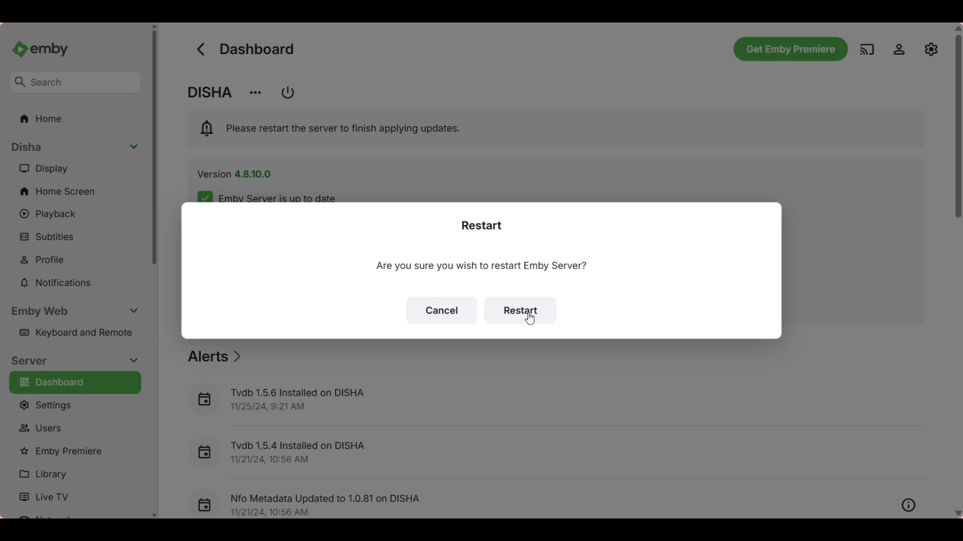 This screenshot has height=541, width=963. Describe the element at coordinates (530, 319) in the screenshot. I see `Cursor` at that location.